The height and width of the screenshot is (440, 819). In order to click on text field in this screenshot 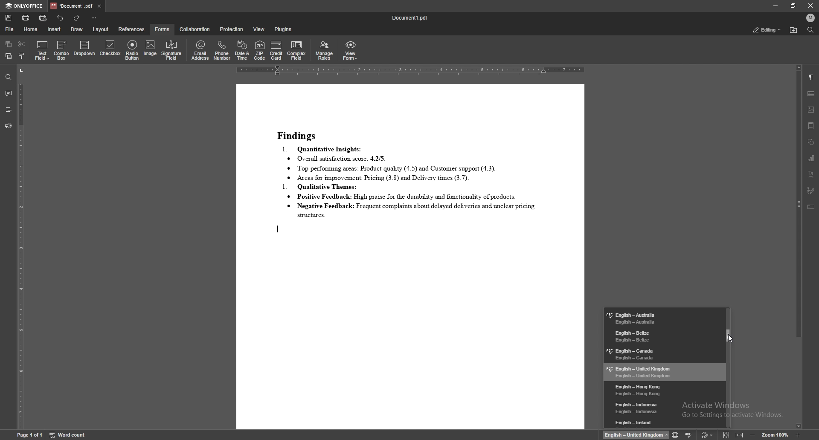, I will do `click(42, 50)`.